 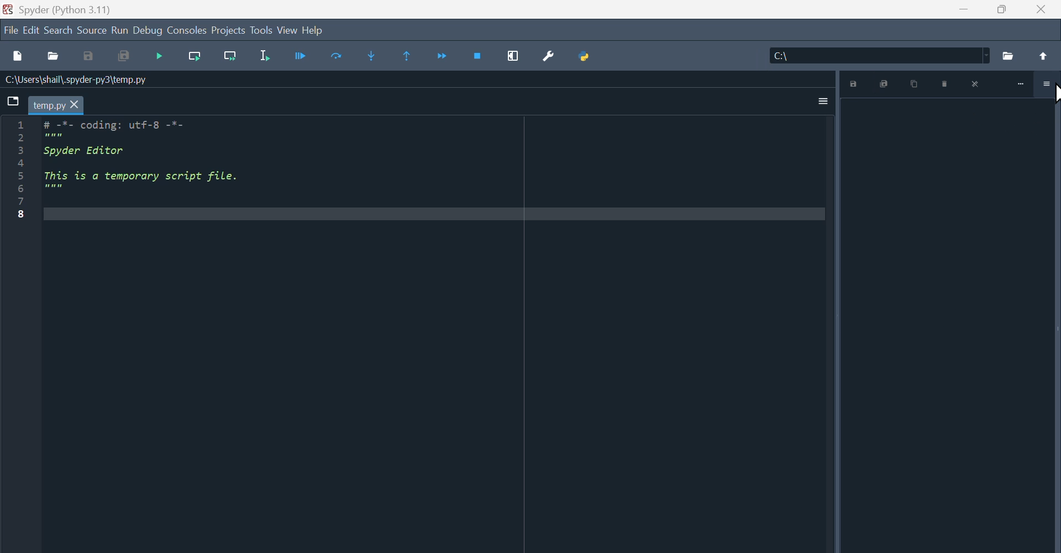 I want to click on Run current line, so click(x=230, y=56).